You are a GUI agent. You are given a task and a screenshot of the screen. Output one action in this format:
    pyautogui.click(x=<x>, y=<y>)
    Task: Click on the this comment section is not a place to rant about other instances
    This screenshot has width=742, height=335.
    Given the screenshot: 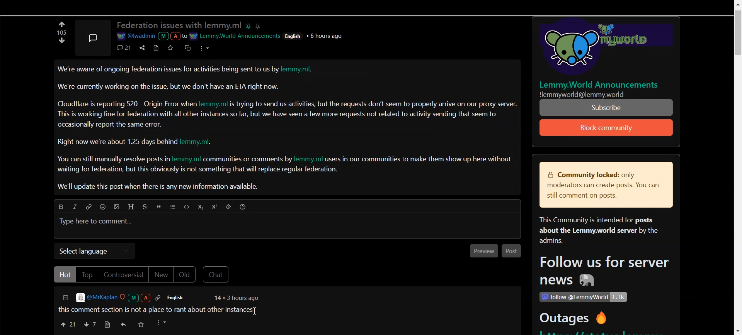 What is the action you would take?
    pyautogui.click(x=157, y=309)
    